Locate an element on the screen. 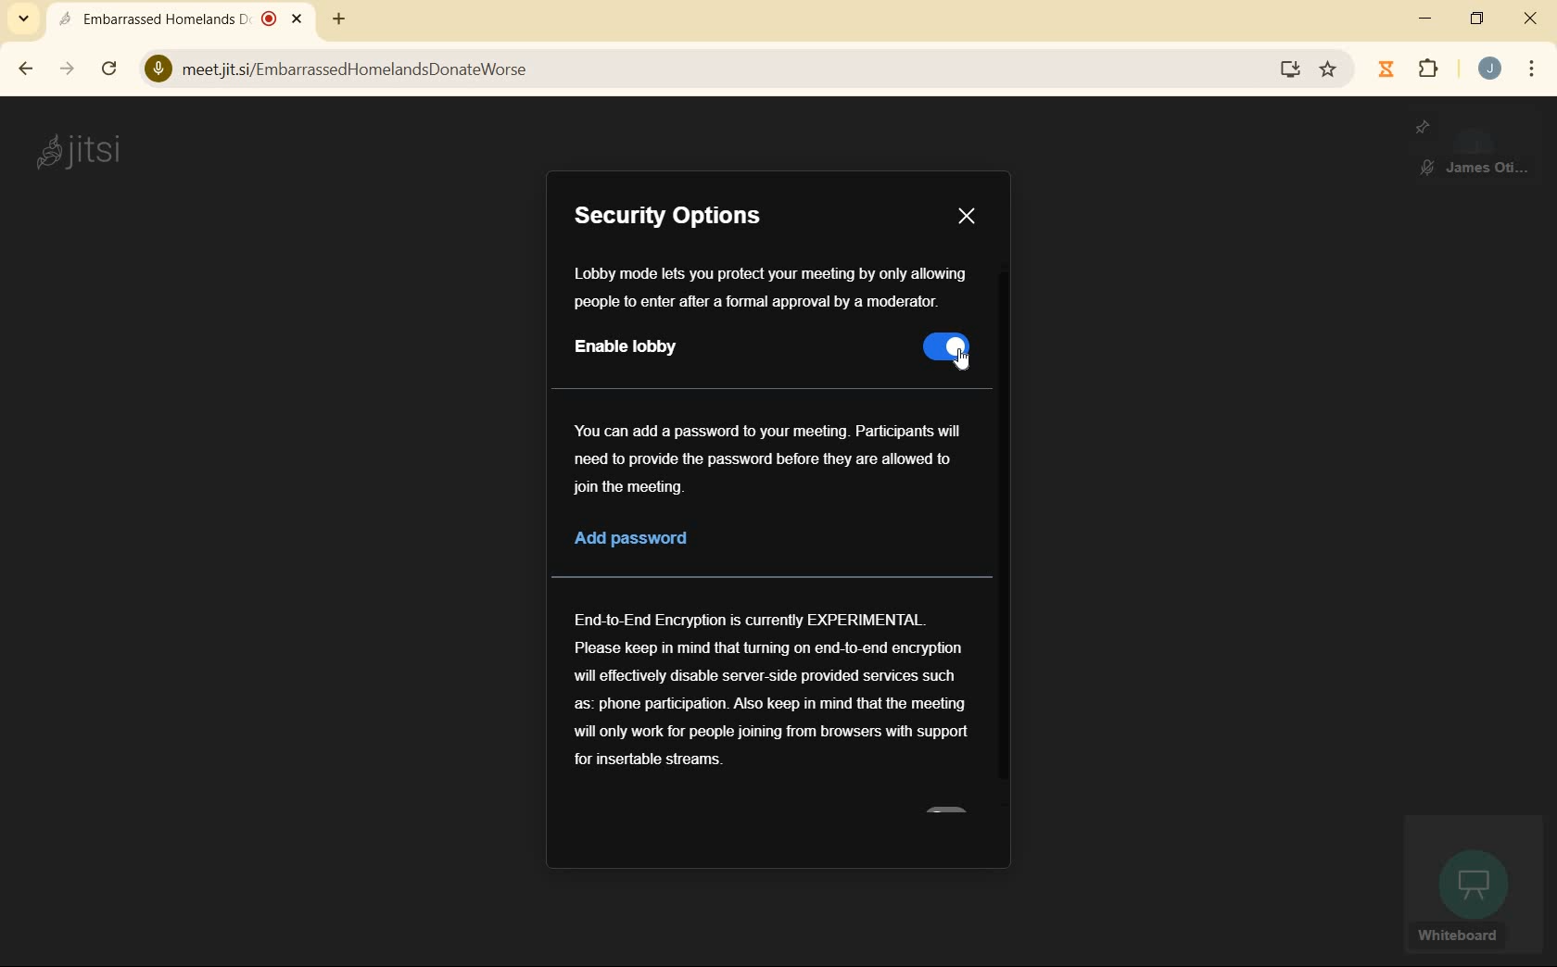 This screenshot has height=967, width=1557. CLOSE is located at coordinates (966, 216).